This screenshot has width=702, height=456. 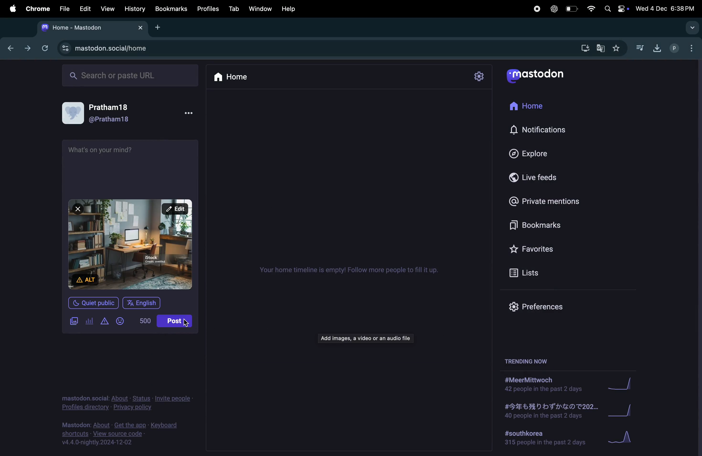 I want to click on Add images, a video or an audio file, so click(x=365, y=339).